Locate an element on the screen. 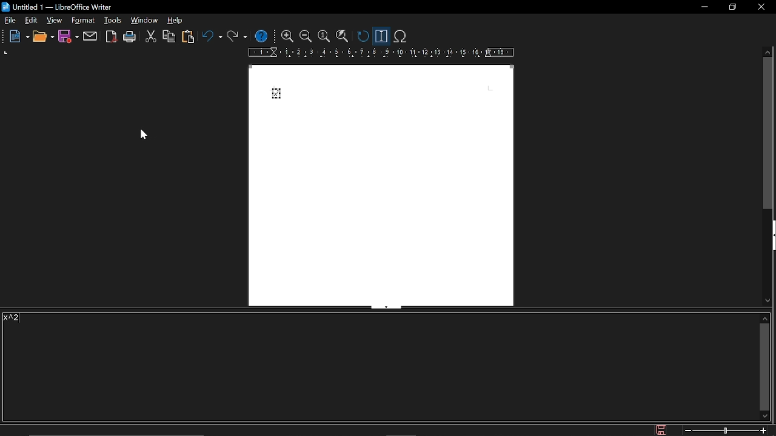 The height and width of the screenshot is (436, 776). Untitled 1 - LibreOffice Writer is located at coordinates (72, 6).